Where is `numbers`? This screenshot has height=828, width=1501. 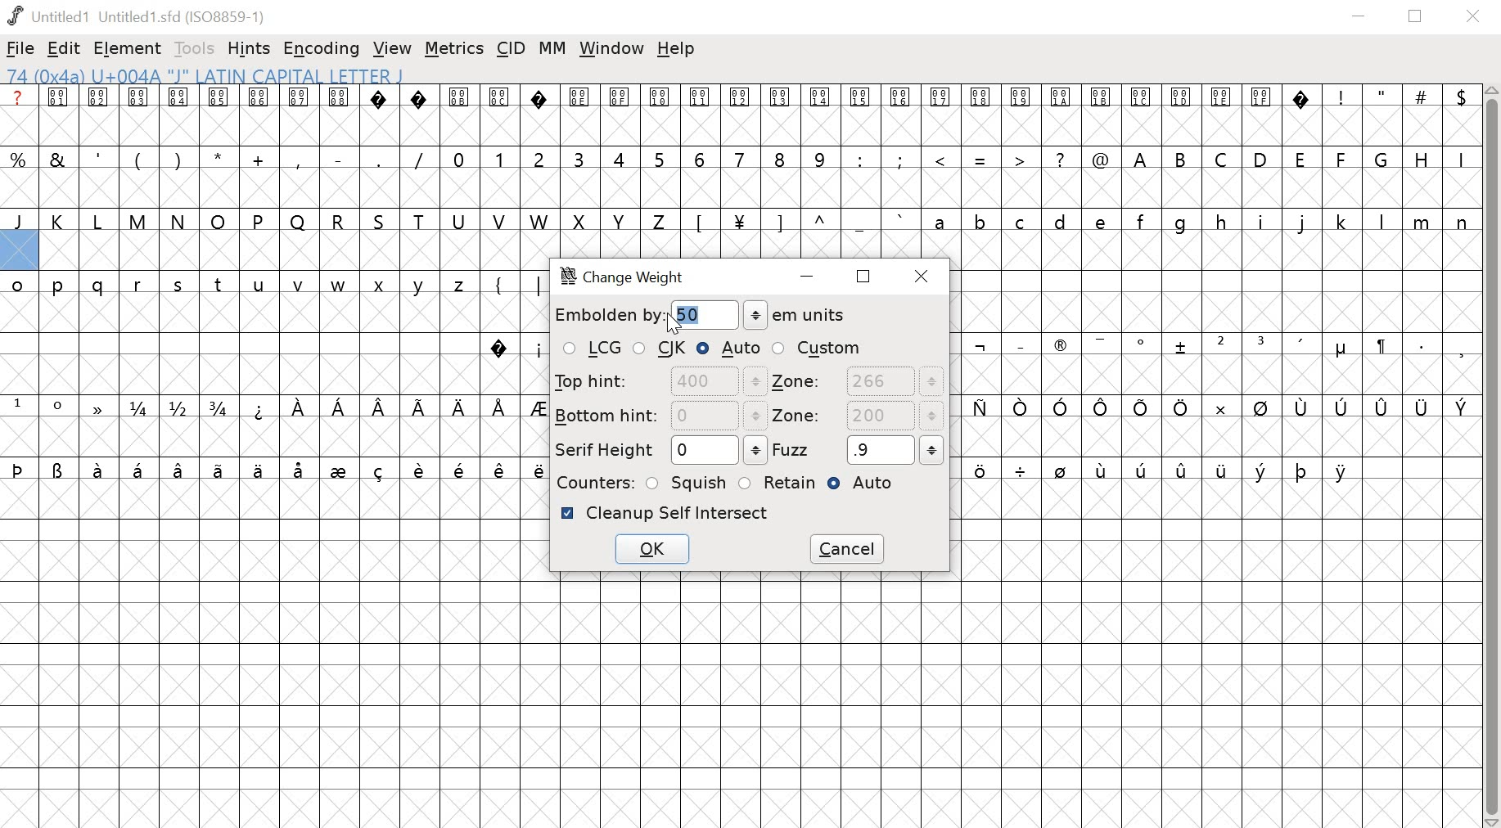
numbers is located at coordinates (638, 158).